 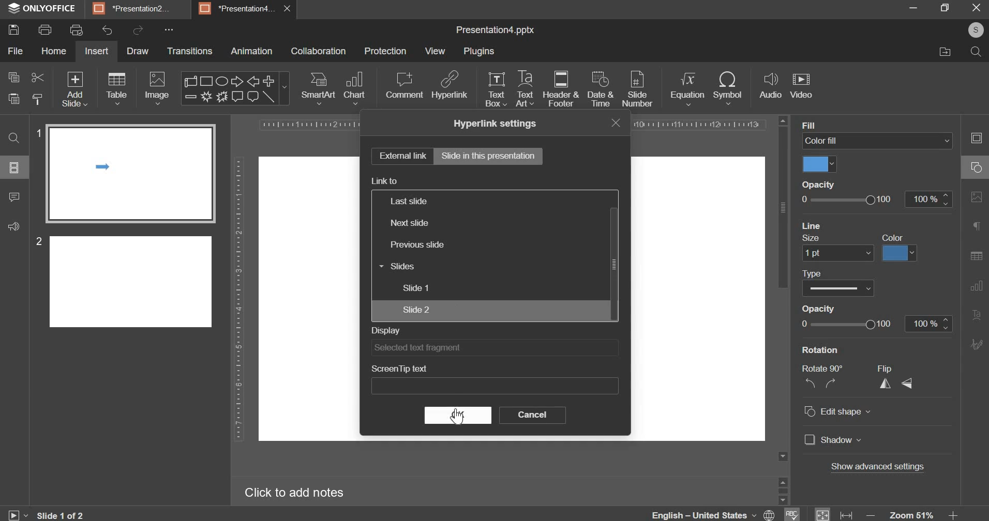 What do you see at coordinates (251, 52) in the screenshot?
I see `animation` at bounding box center [251, 52].